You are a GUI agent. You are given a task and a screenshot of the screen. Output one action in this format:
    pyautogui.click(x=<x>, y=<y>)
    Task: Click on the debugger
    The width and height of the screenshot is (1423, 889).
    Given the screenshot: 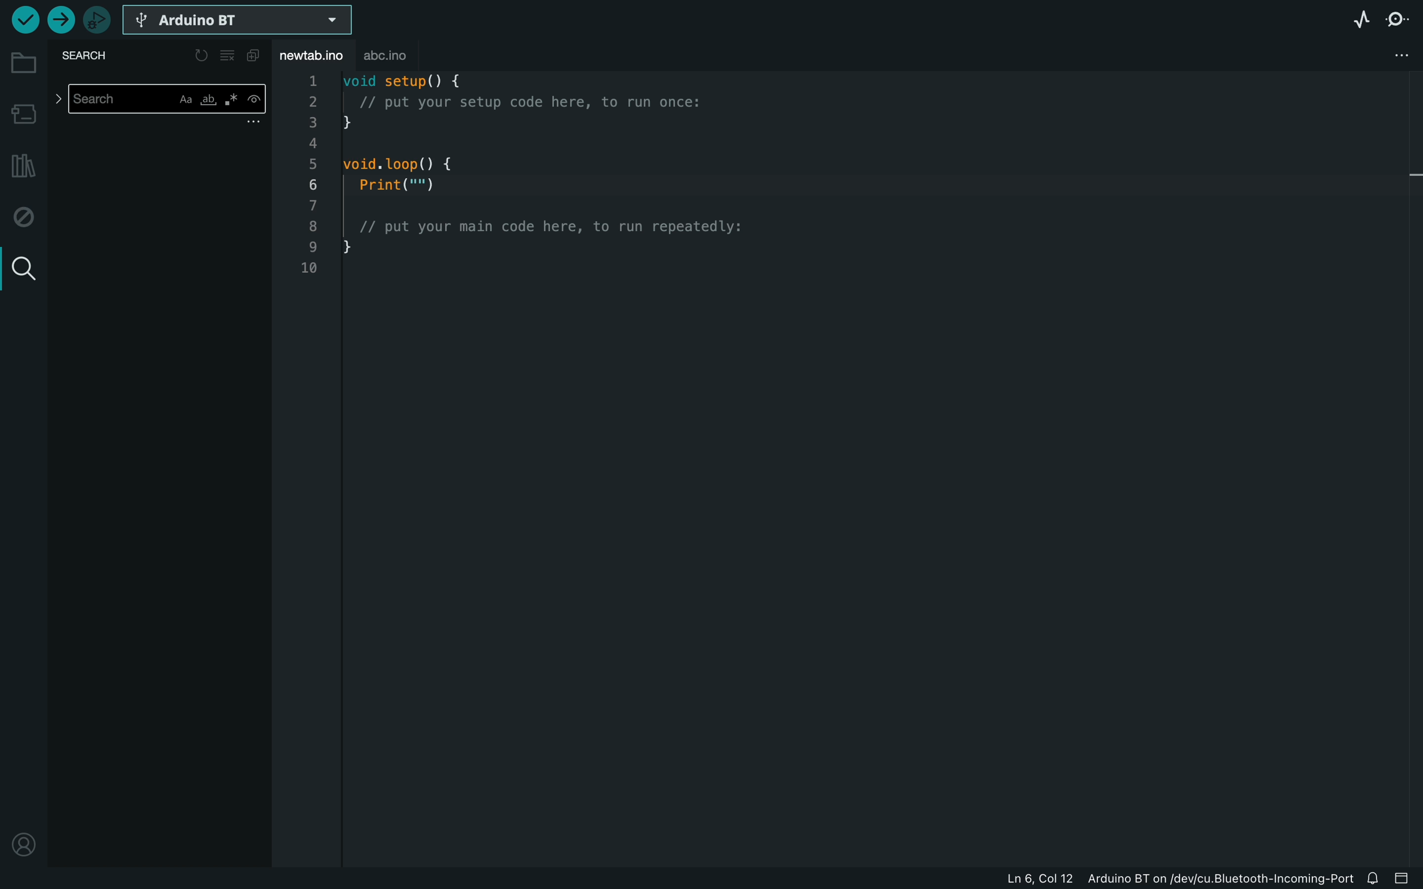 What is the action you would take?
    pyautogui.click(x=98, y=22)
    